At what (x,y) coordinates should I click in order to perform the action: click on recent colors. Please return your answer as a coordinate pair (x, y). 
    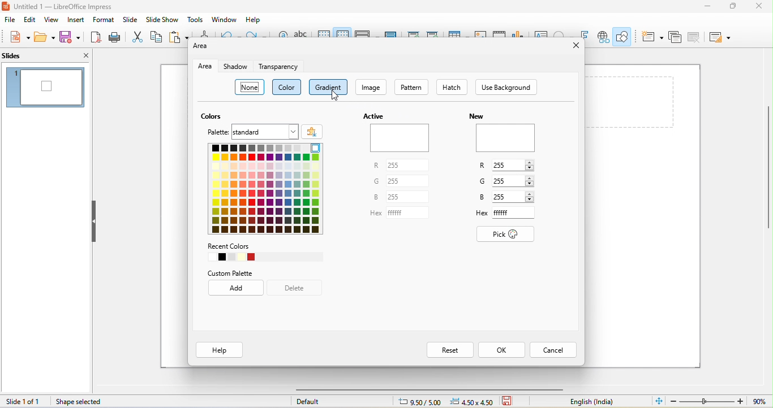
    Looking at the image, I should click on (230, 246).